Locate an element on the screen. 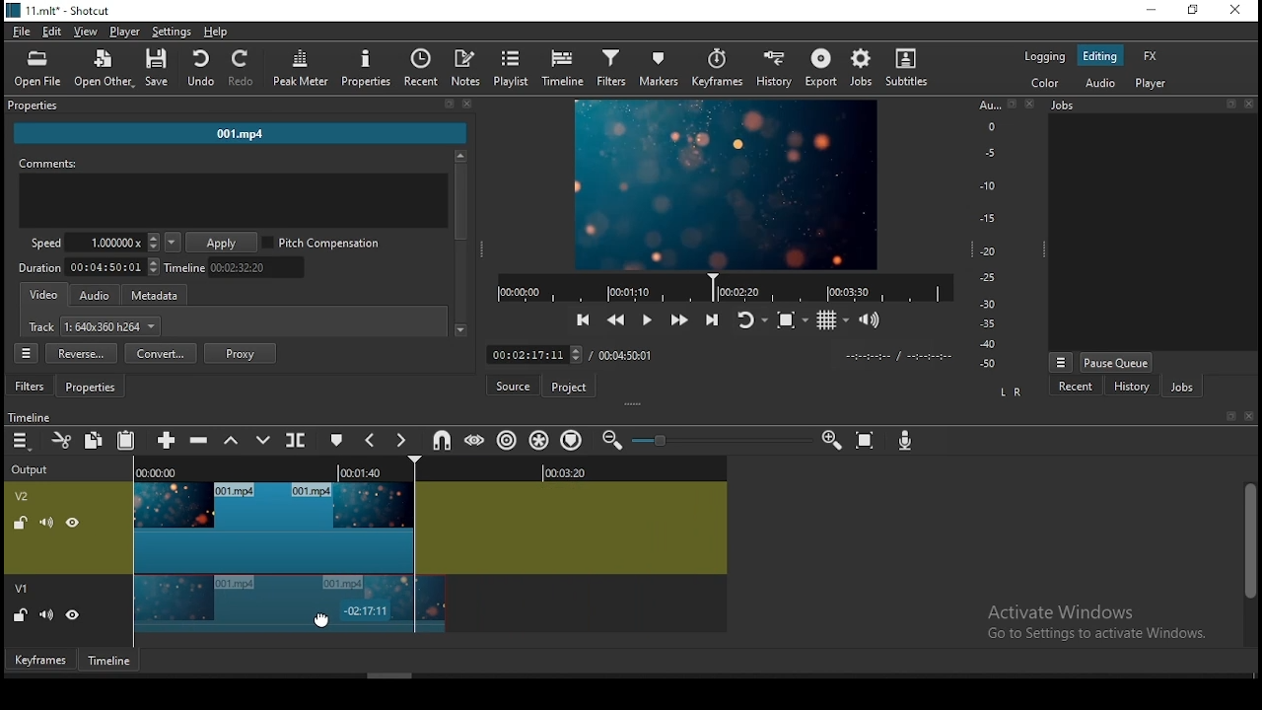 This screenshot has height=710, width=1262. properties menu is located at coordinates (29, 353).